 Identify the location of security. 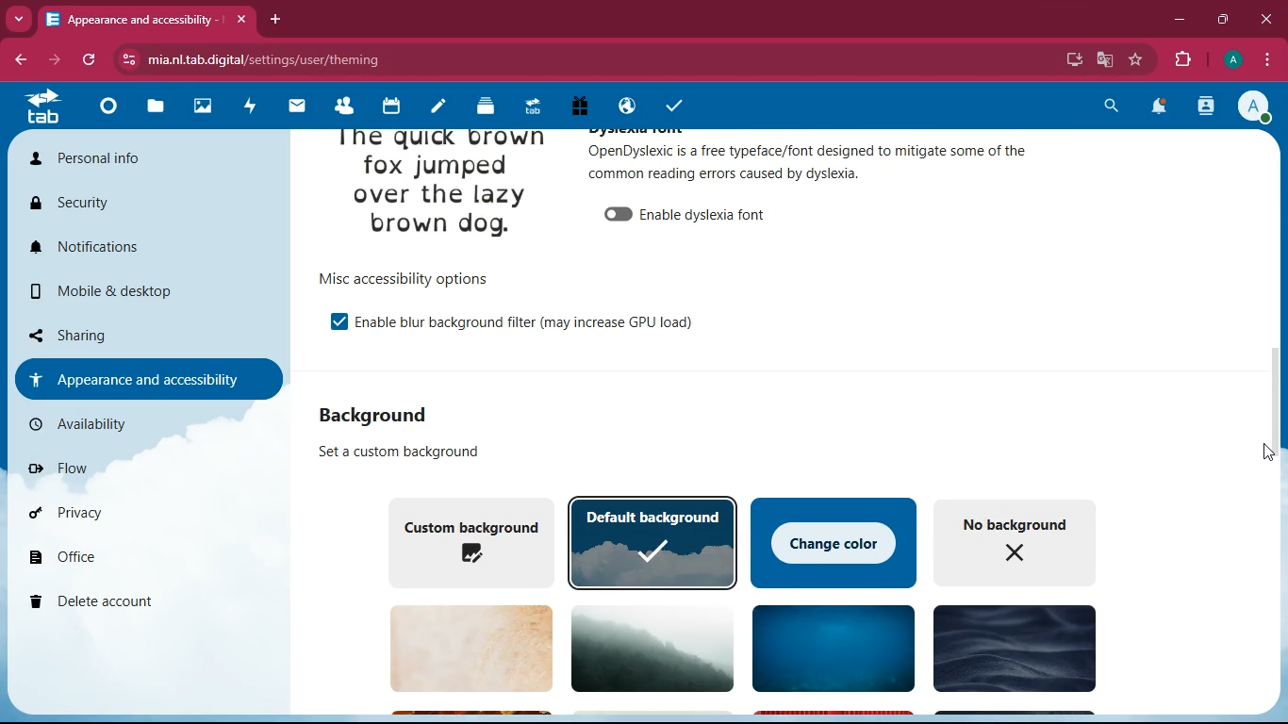
(140, 206).